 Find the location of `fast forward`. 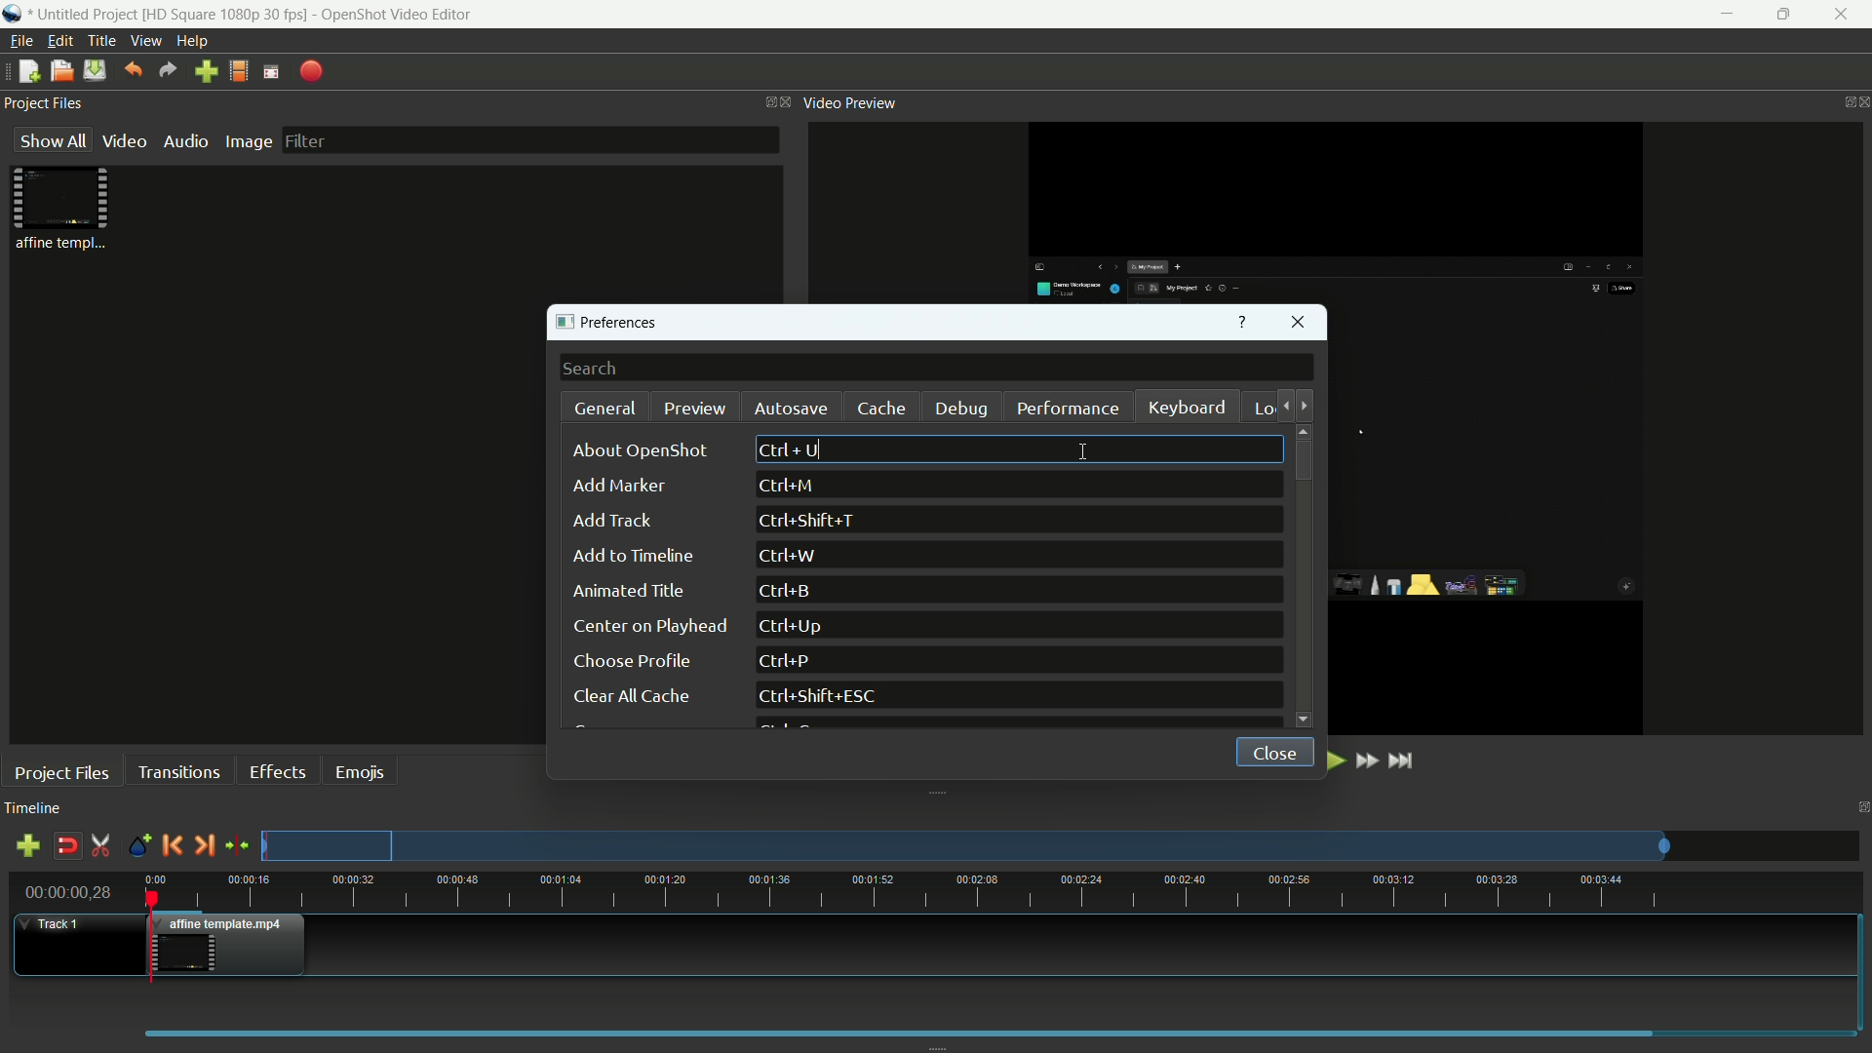

fast forward is located at coordinates (1369, 761).